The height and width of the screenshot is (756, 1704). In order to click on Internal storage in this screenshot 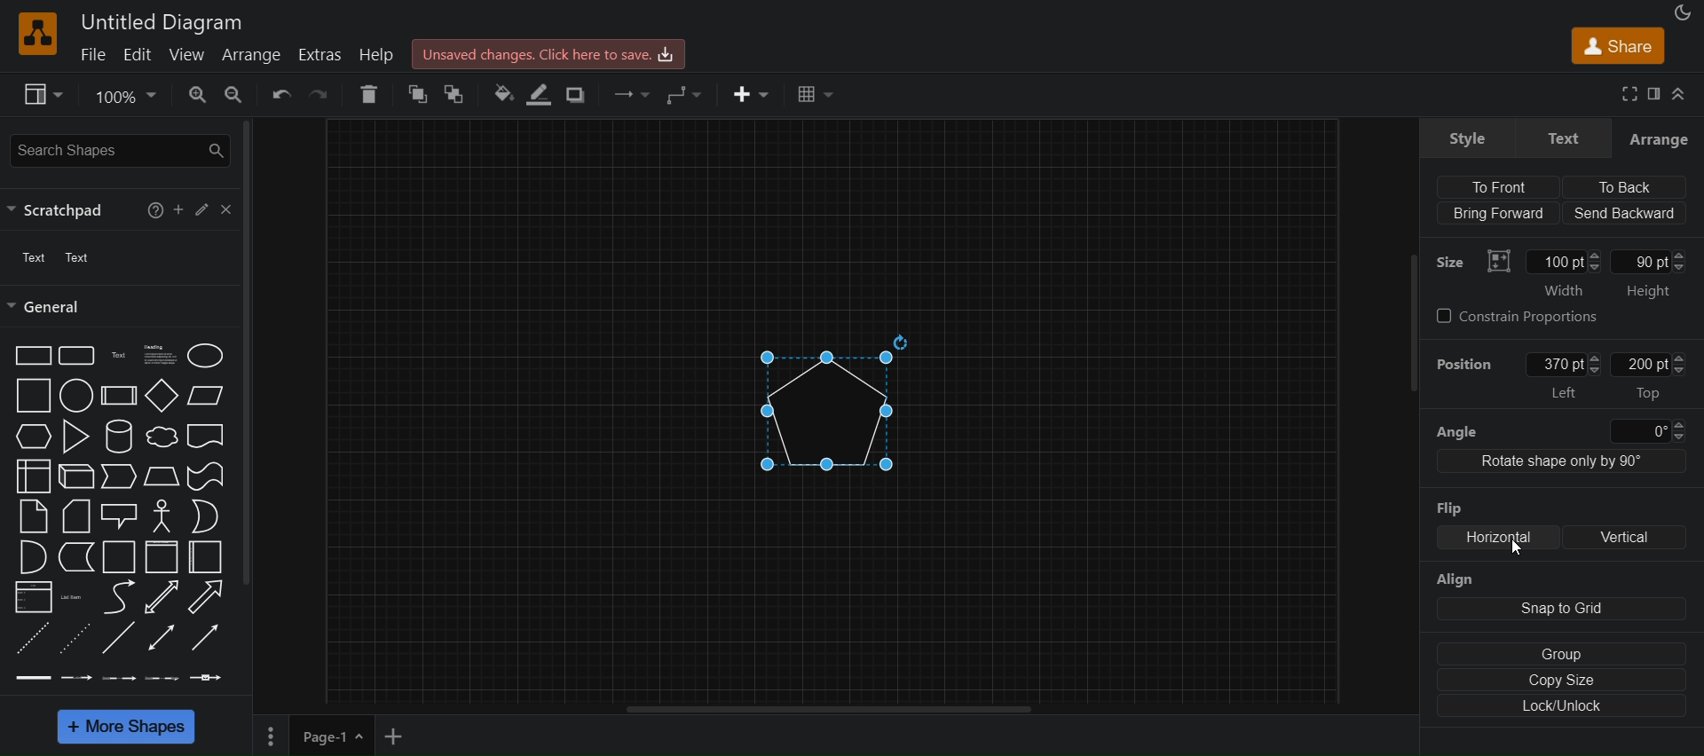, I will do `click(33, 476)`.